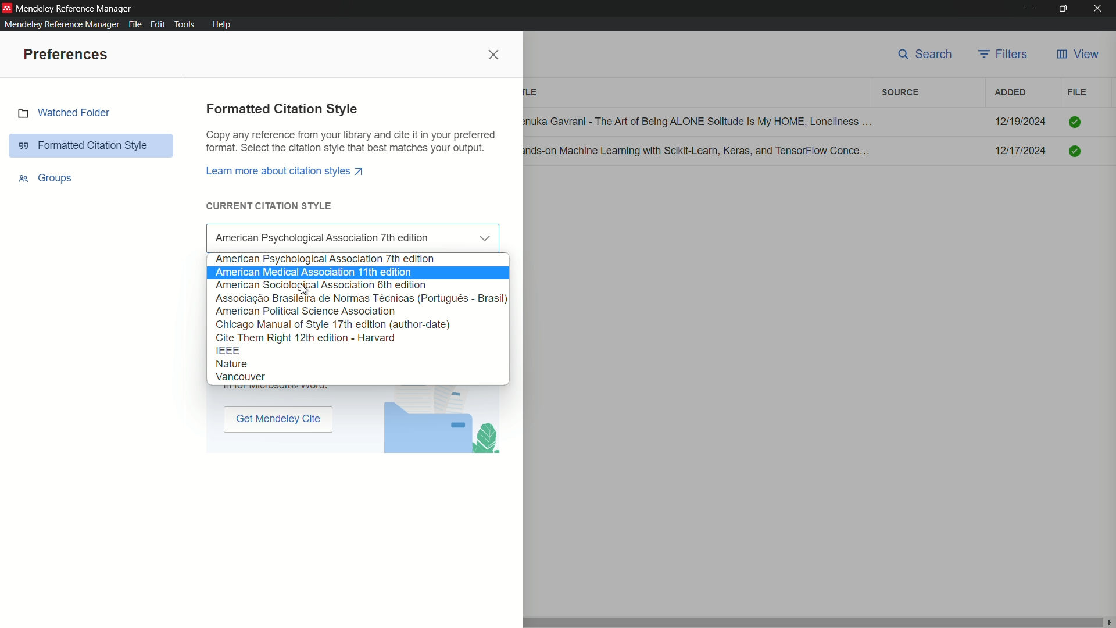 Image resolution: width=1116 pixels, height=628 pixels. Describe the element at coordinates (282, 109) in the screenshot. I see `formatted citation style` at that location.